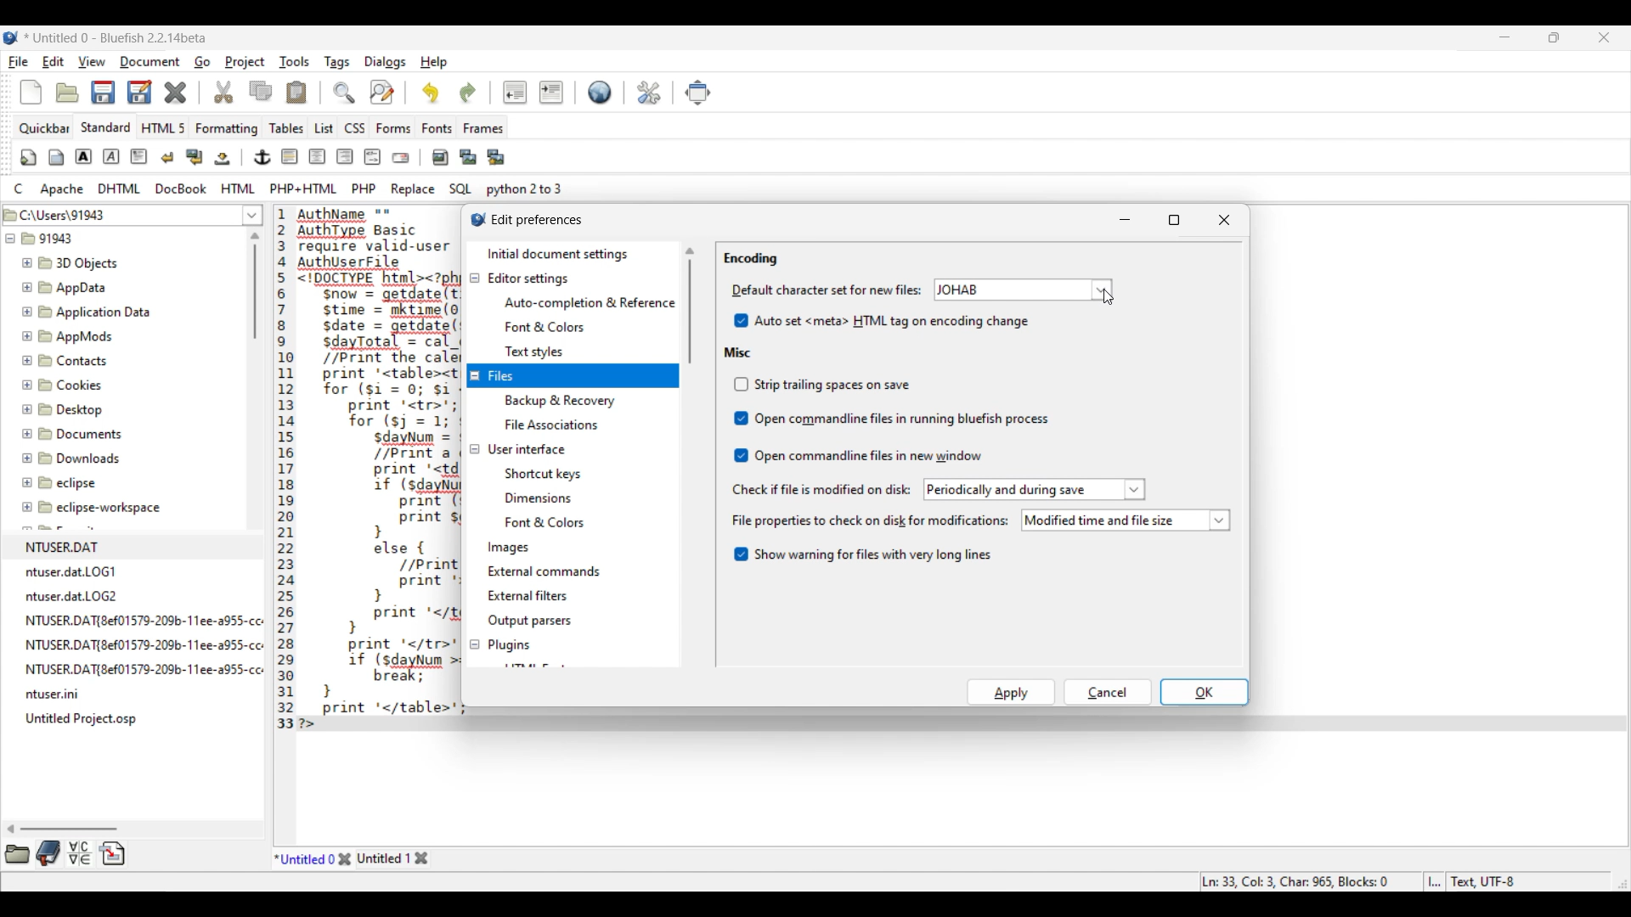 This screenshot has height=917, width=1631. Describe the element at coordinates (394, 128) in the screenshot. I see `Forms` at that location.